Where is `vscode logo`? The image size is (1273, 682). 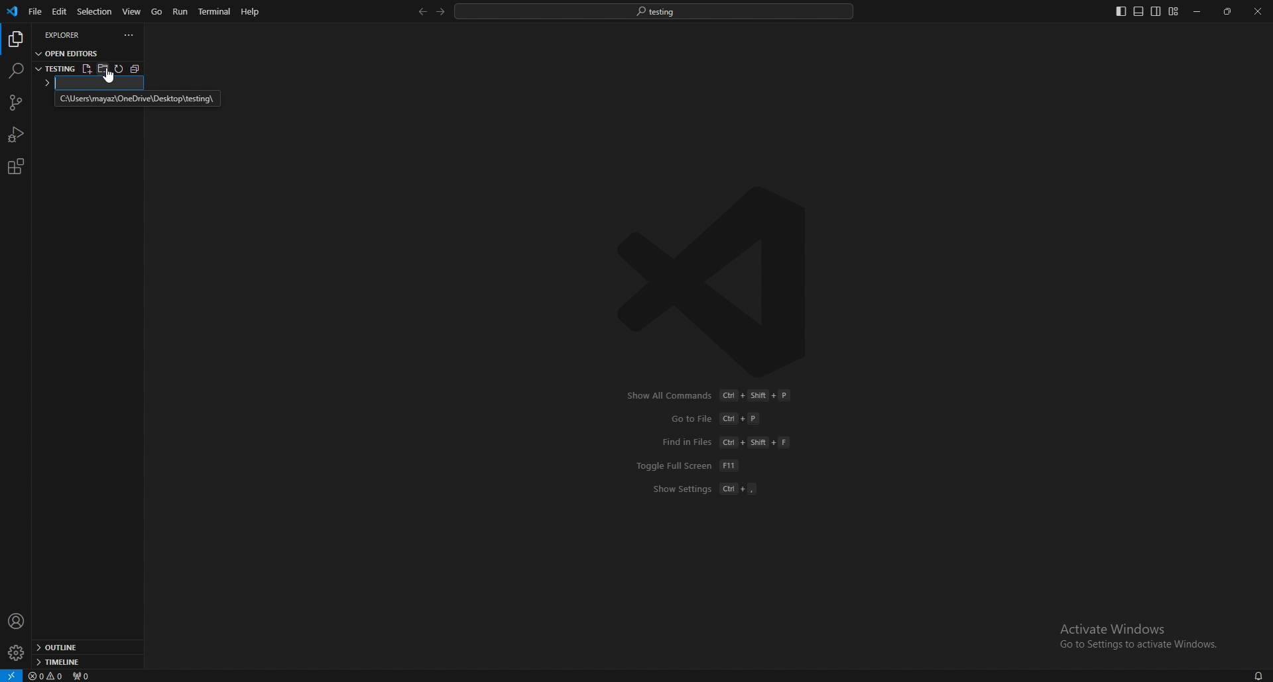 vscode logo is located at coordinates (720, 281).